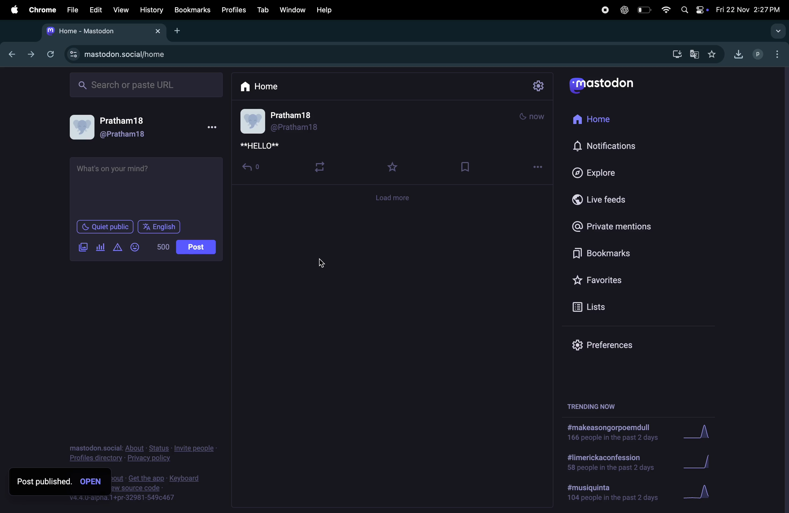 The height and width of the screenshot is (513, 789). Describe the element at coordinates (192, 10) in the screenshot. I see `bookmarks` at that location.